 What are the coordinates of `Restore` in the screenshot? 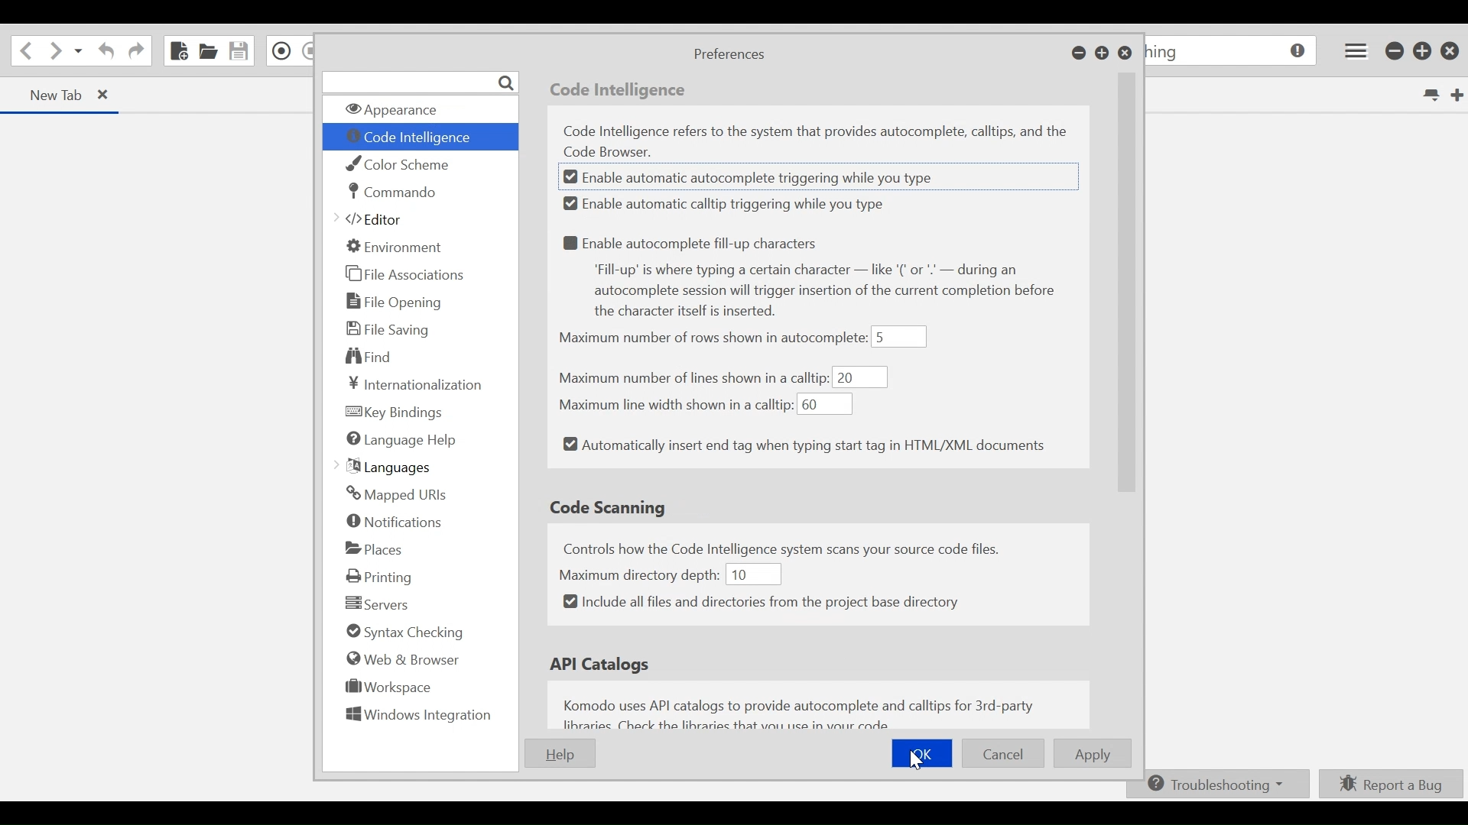 It's located at (1103, 54).